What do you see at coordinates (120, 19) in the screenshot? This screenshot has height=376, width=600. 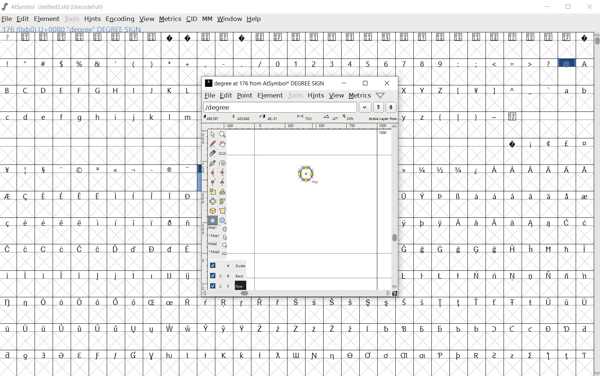 I see `encoding` at bounding box center [120, 19].